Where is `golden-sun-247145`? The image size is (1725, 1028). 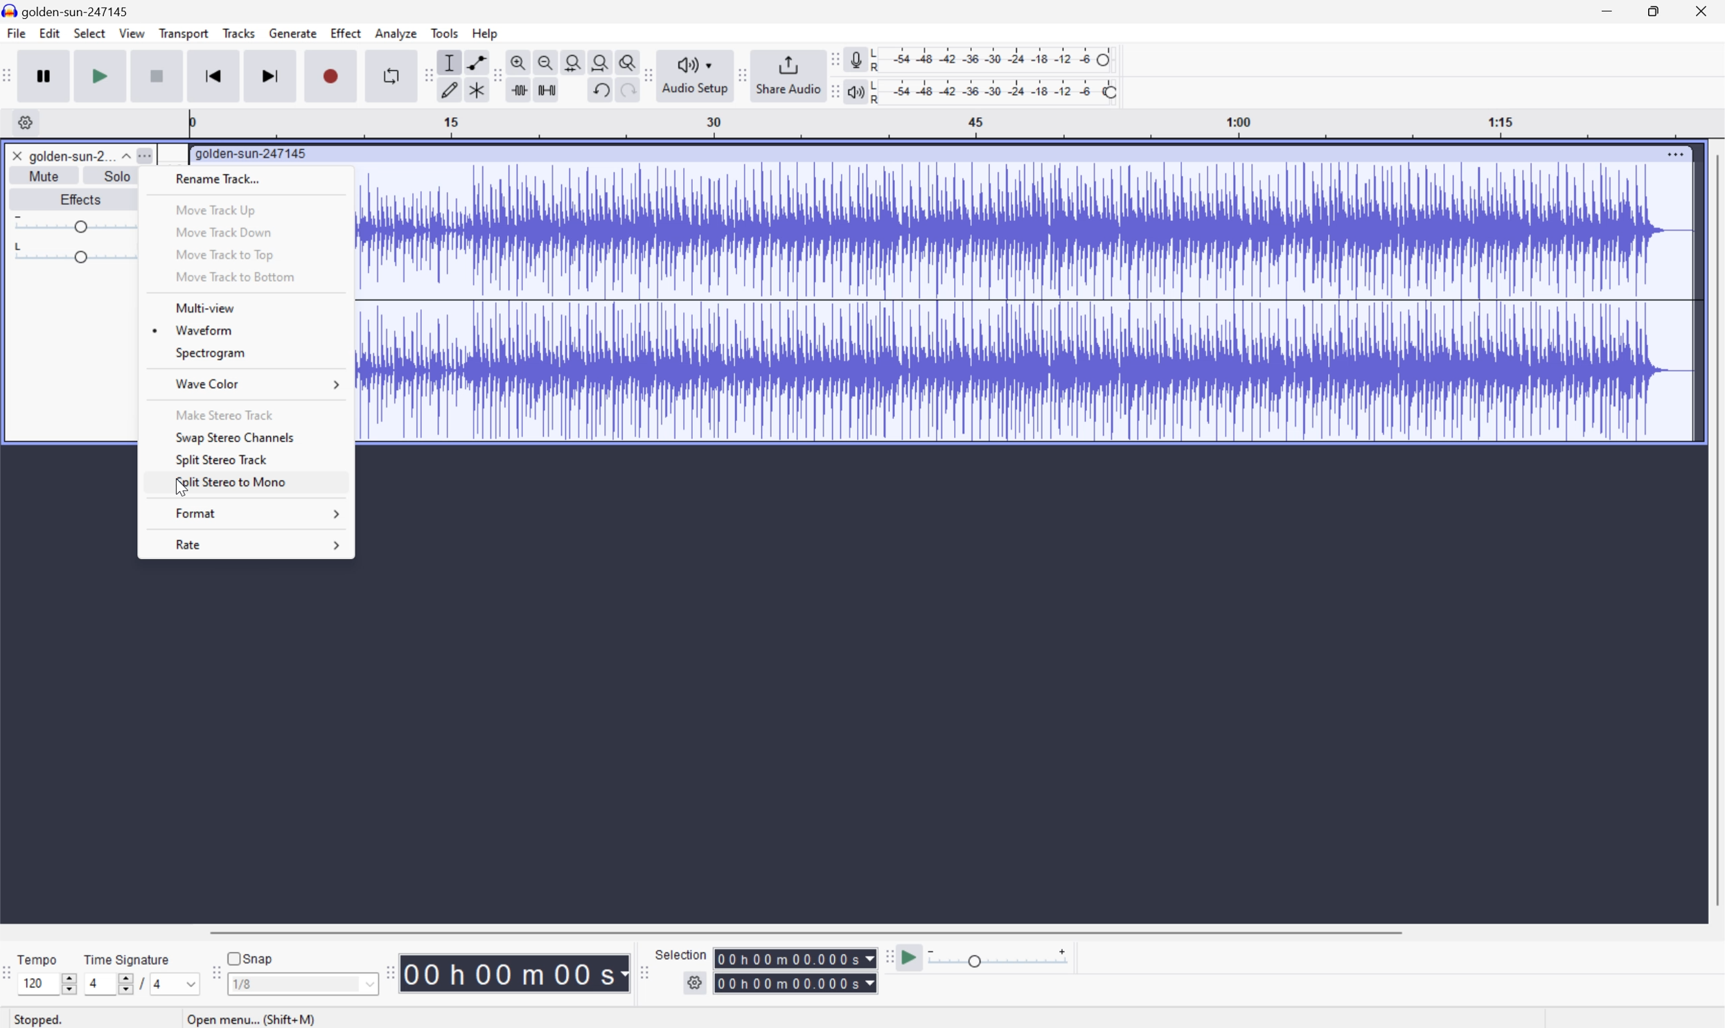 golden-sun-247145 is located at coordinates (69, 10).